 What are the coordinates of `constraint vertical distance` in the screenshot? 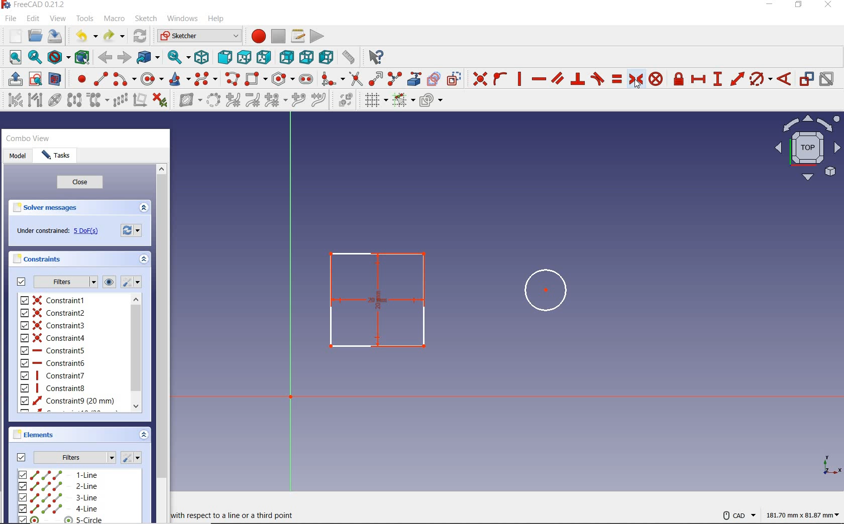 It's located at (718, 79).